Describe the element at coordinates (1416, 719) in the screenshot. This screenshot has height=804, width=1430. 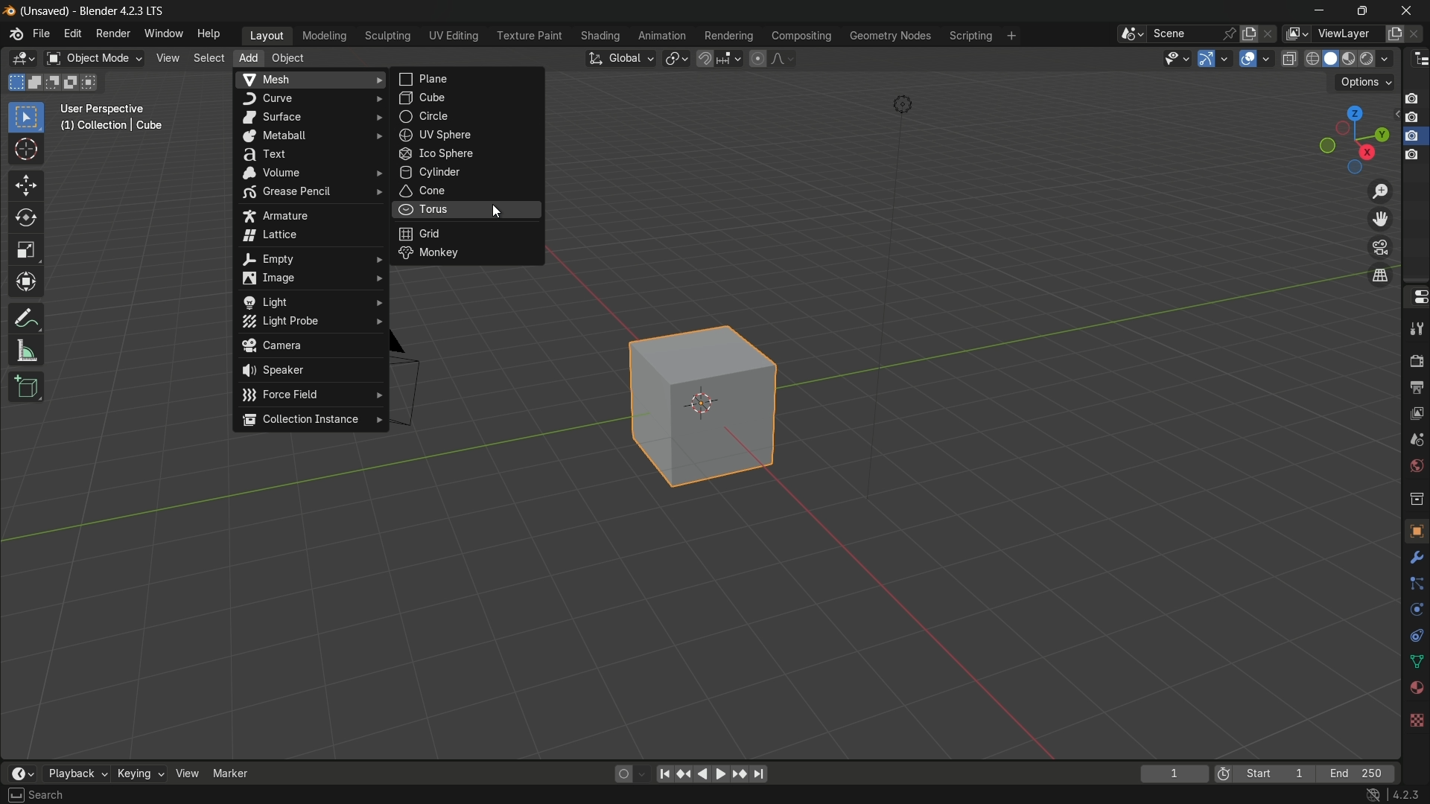
I see `texture` at that location.